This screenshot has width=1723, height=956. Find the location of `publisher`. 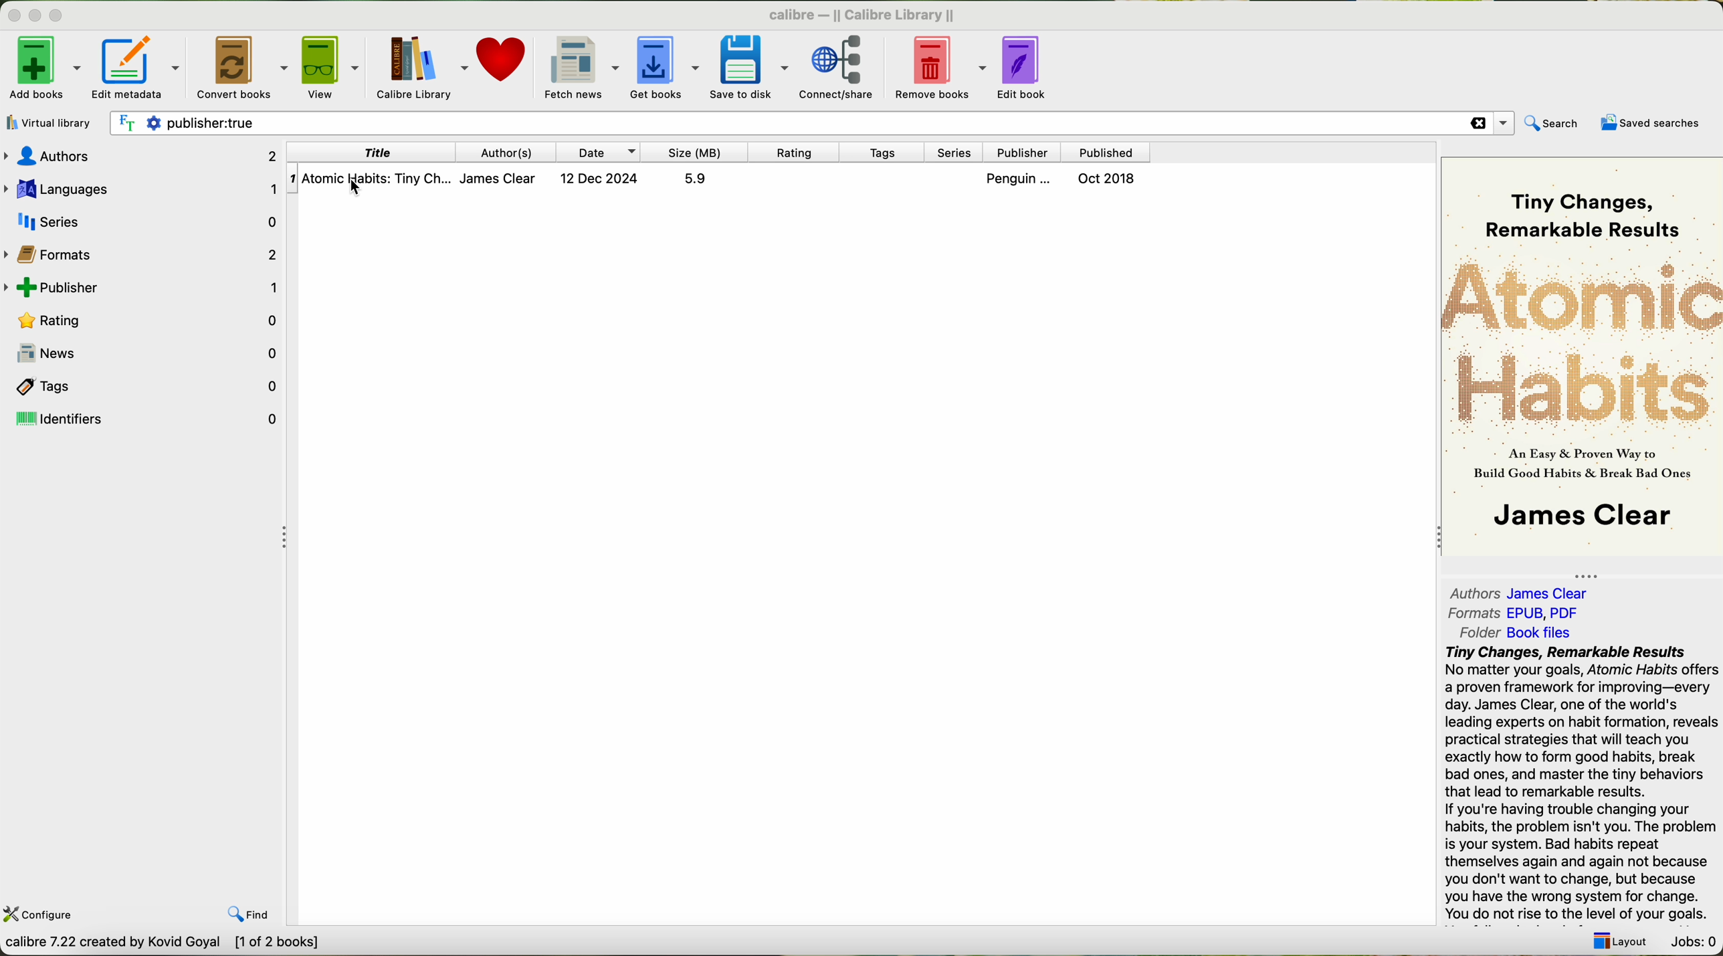

publisher is located at coordinates (1021, 153).